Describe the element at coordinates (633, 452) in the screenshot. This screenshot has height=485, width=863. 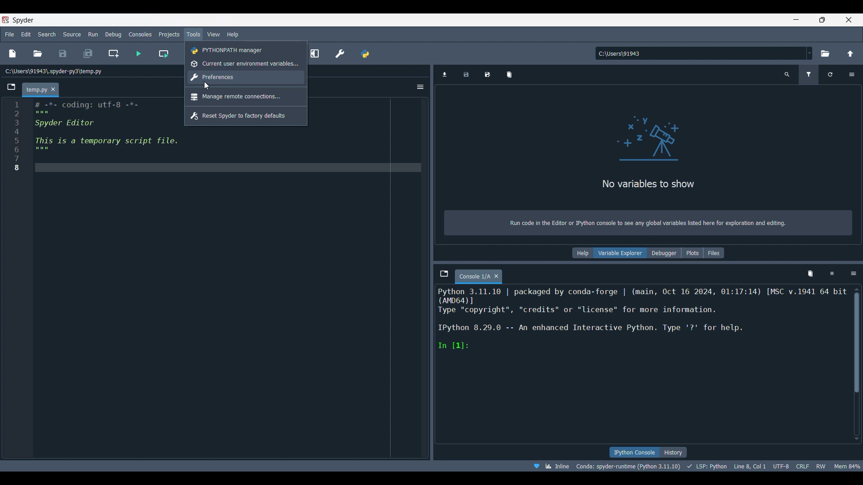
I see `IPython console` at that location.